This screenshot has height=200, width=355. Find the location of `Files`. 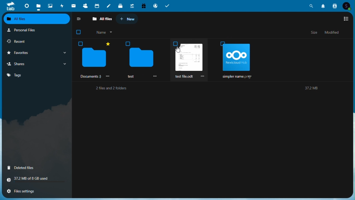

Files is located at coordinates (38, 5).